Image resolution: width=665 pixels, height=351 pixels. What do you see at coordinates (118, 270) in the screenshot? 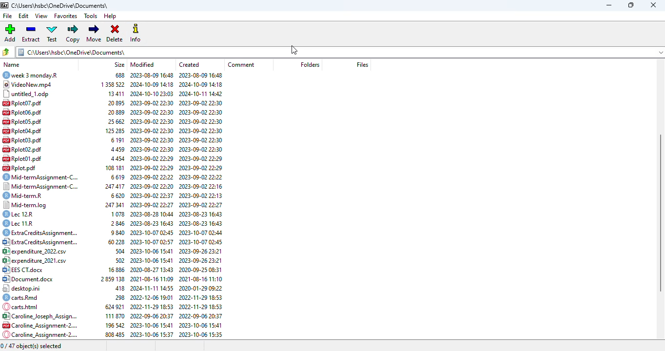
I see `16 886` at bounding box center [118, 270].